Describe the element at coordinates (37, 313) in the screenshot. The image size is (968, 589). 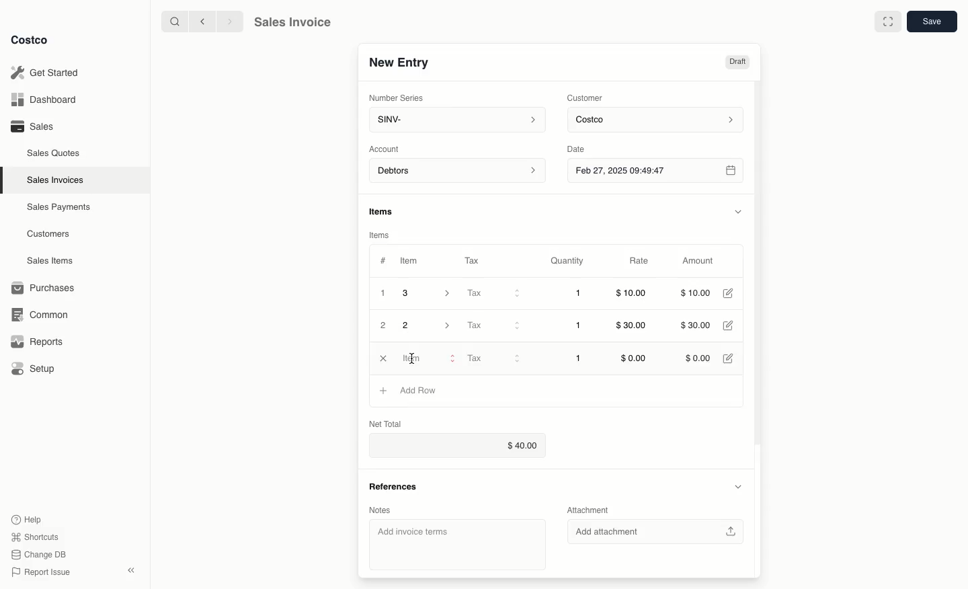
I see `Common` at that location.